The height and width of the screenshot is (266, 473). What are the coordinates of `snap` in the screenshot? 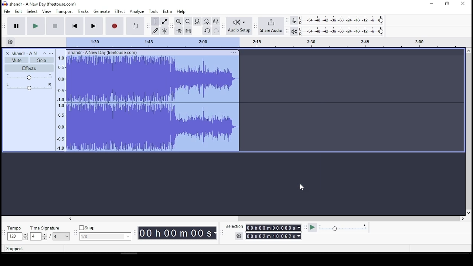 It's located at (105, 233).